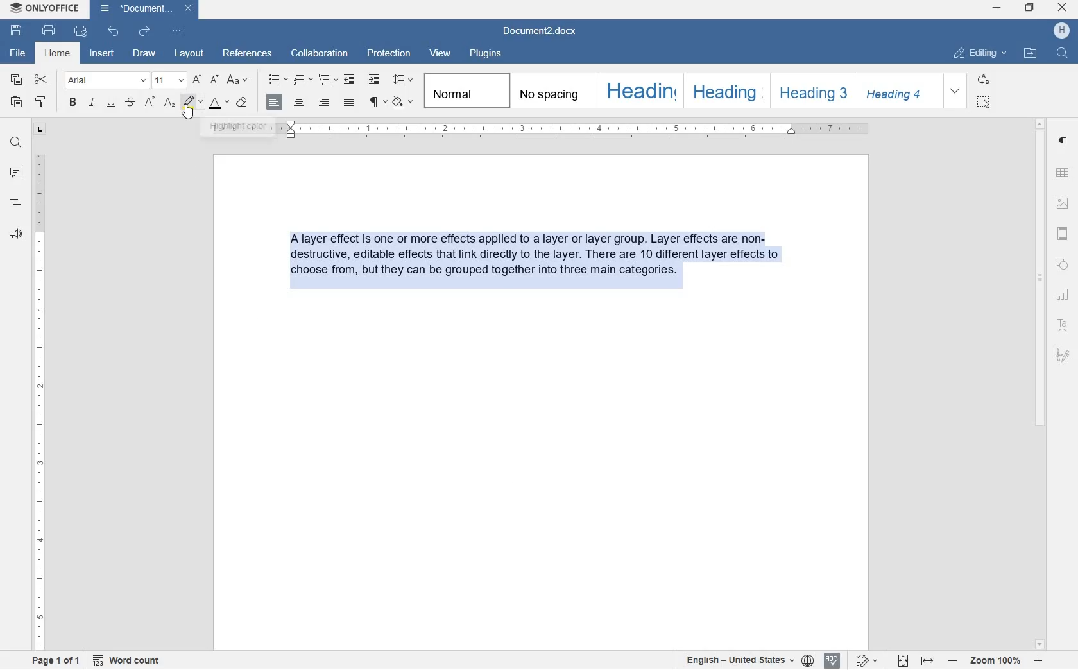  I want to click on HEADING 3, so click(810, 91).